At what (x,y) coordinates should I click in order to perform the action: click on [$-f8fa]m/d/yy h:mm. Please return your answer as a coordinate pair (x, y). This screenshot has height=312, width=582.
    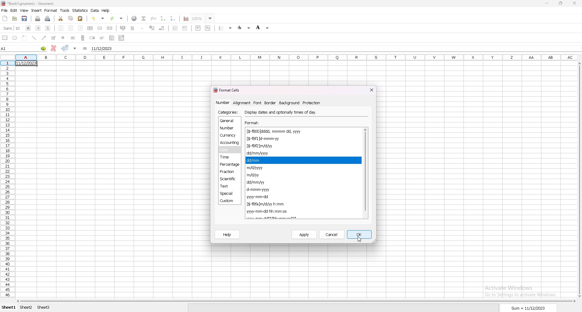
    Looking at the image, I should click on (266, 204).